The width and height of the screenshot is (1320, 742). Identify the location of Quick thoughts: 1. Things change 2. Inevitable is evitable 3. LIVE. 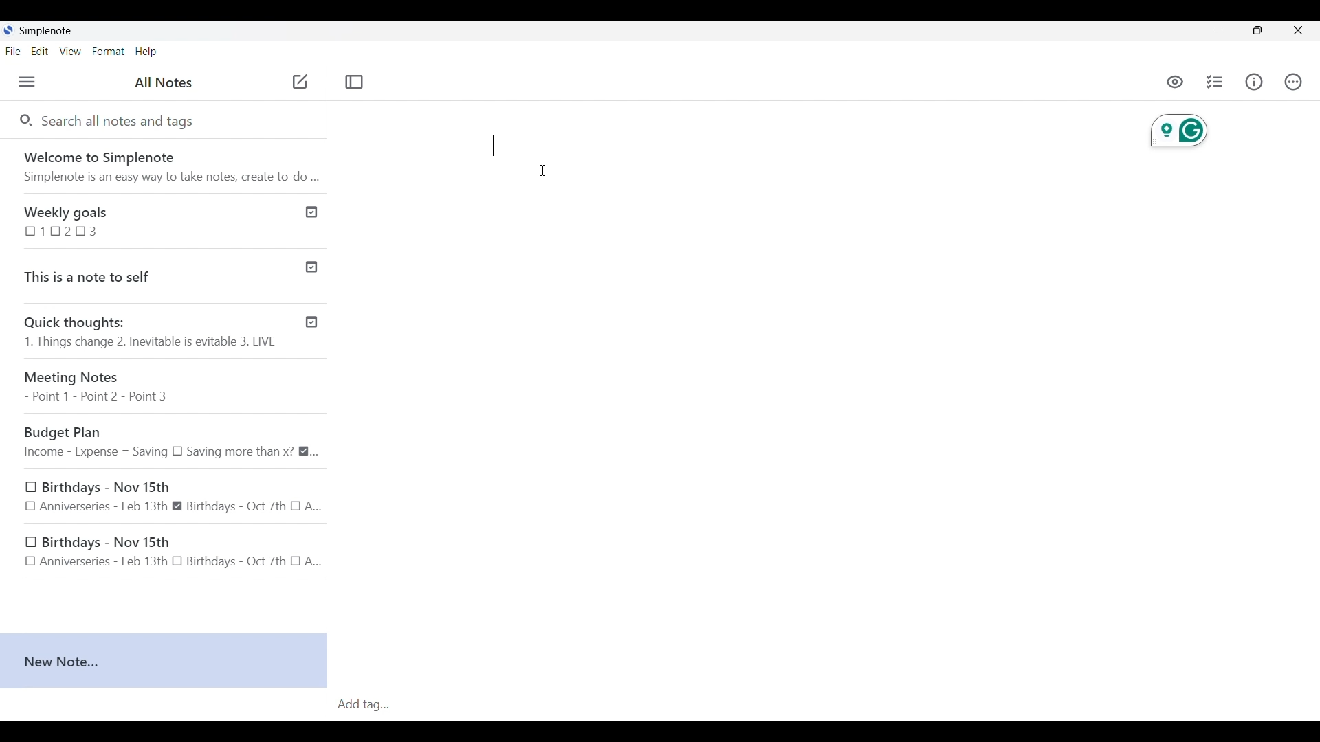
(150, 333).